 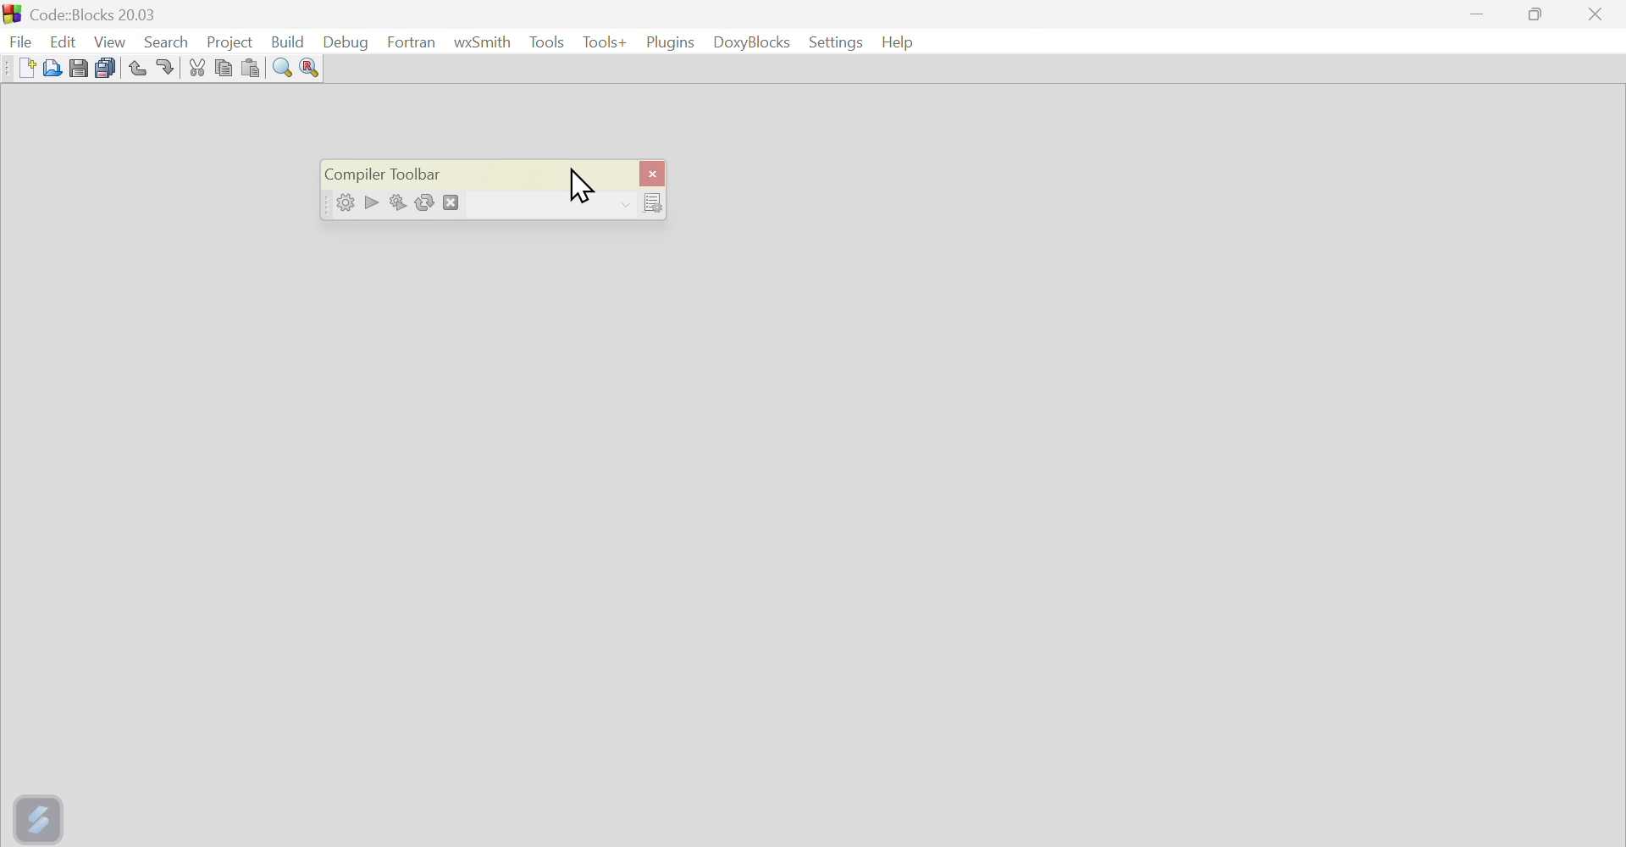 I want to click on Copy, so click(x=224, y=66).